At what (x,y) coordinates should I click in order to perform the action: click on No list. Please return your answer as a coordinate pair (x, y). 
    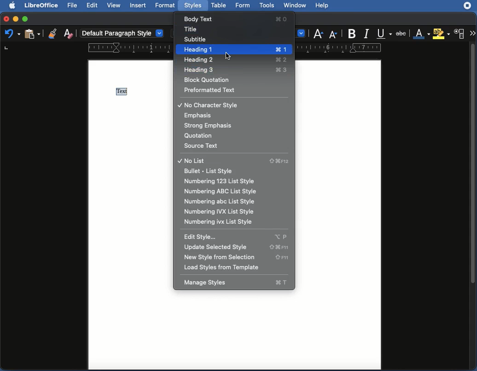
    Looking at the image, I should click on (234, 161).